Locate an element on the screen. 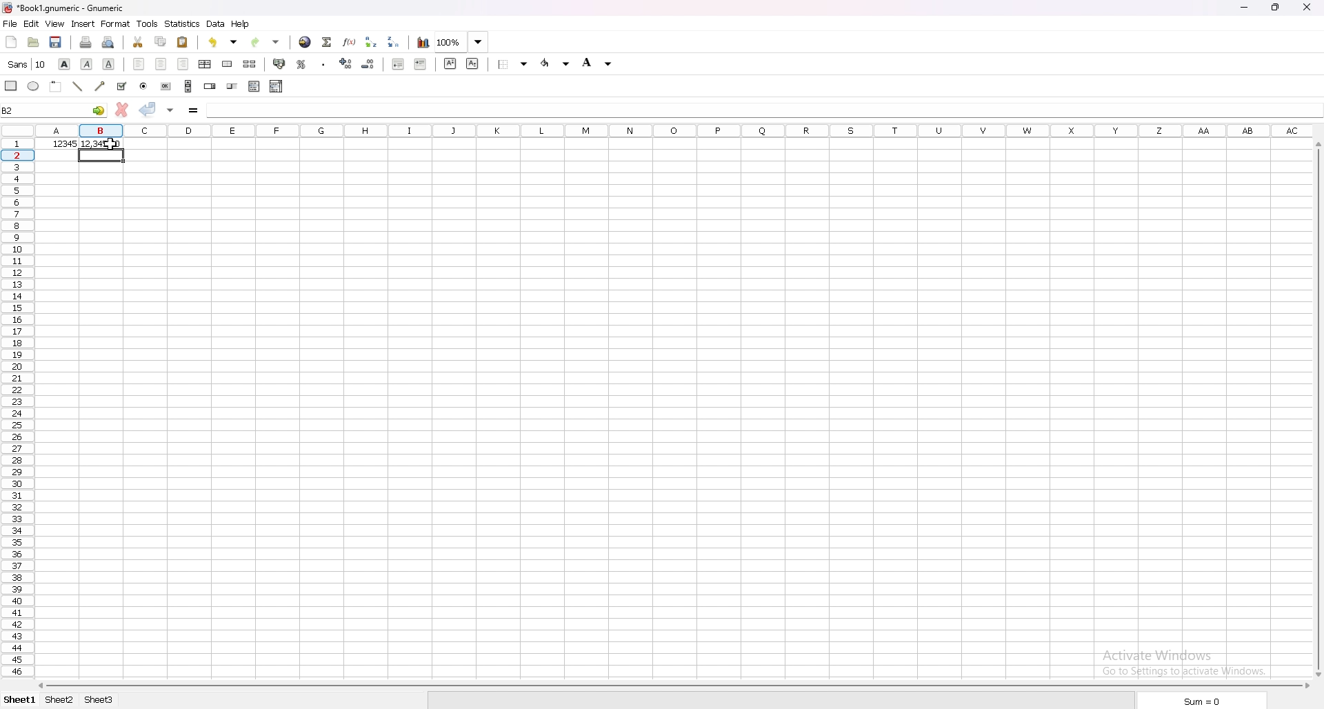  arrowed line is located at coordinates (101, 86).